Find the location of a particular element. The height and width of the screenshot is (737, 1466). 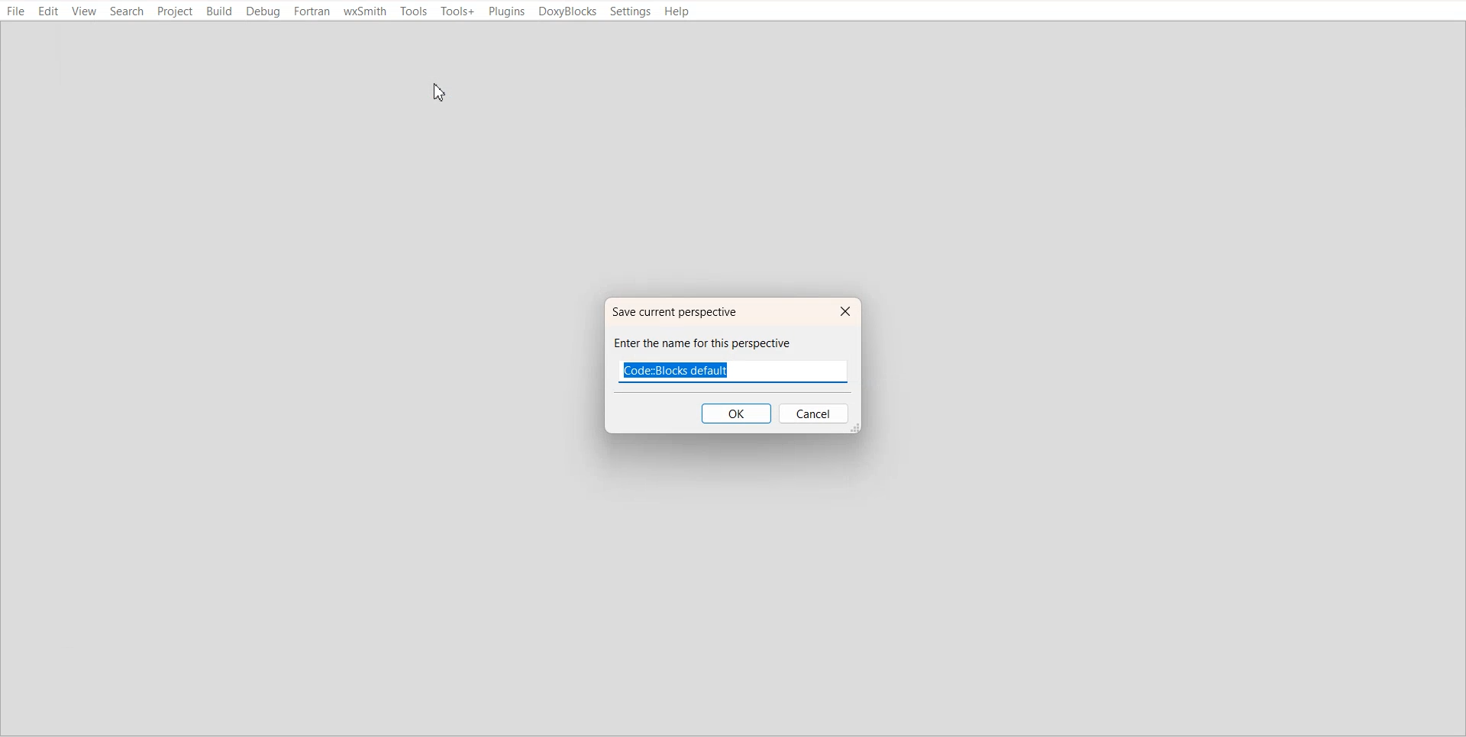

Debug is located at coordinates (264, 12).